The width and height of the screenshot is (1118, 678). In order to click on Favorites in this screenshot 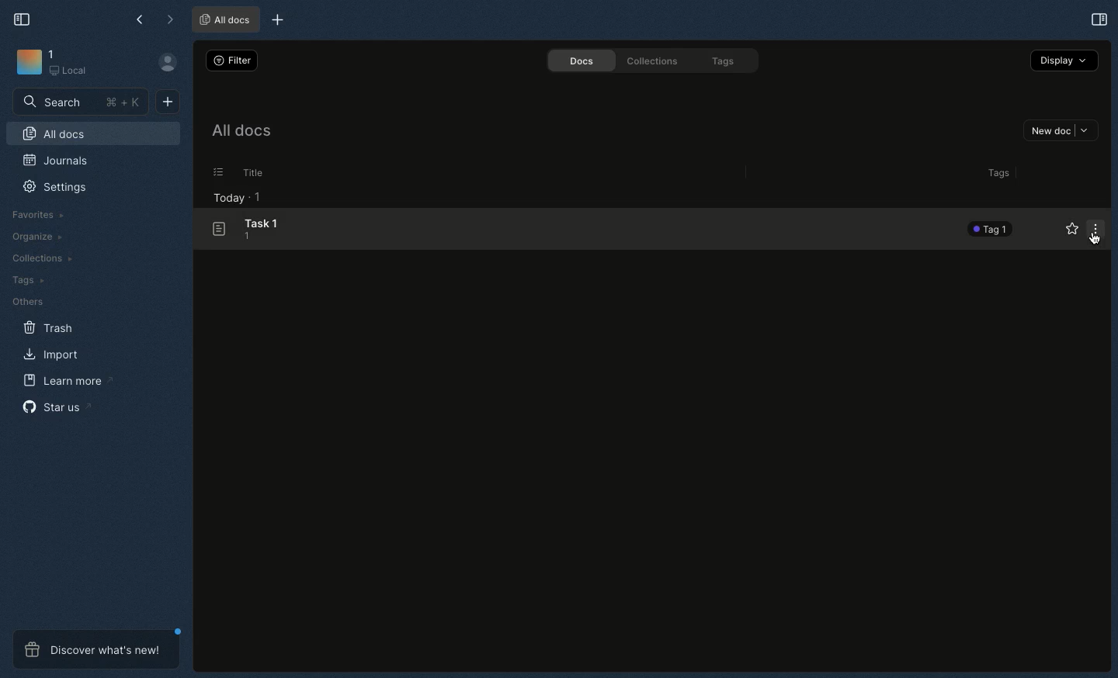, I will do `click(1070, 229)`.